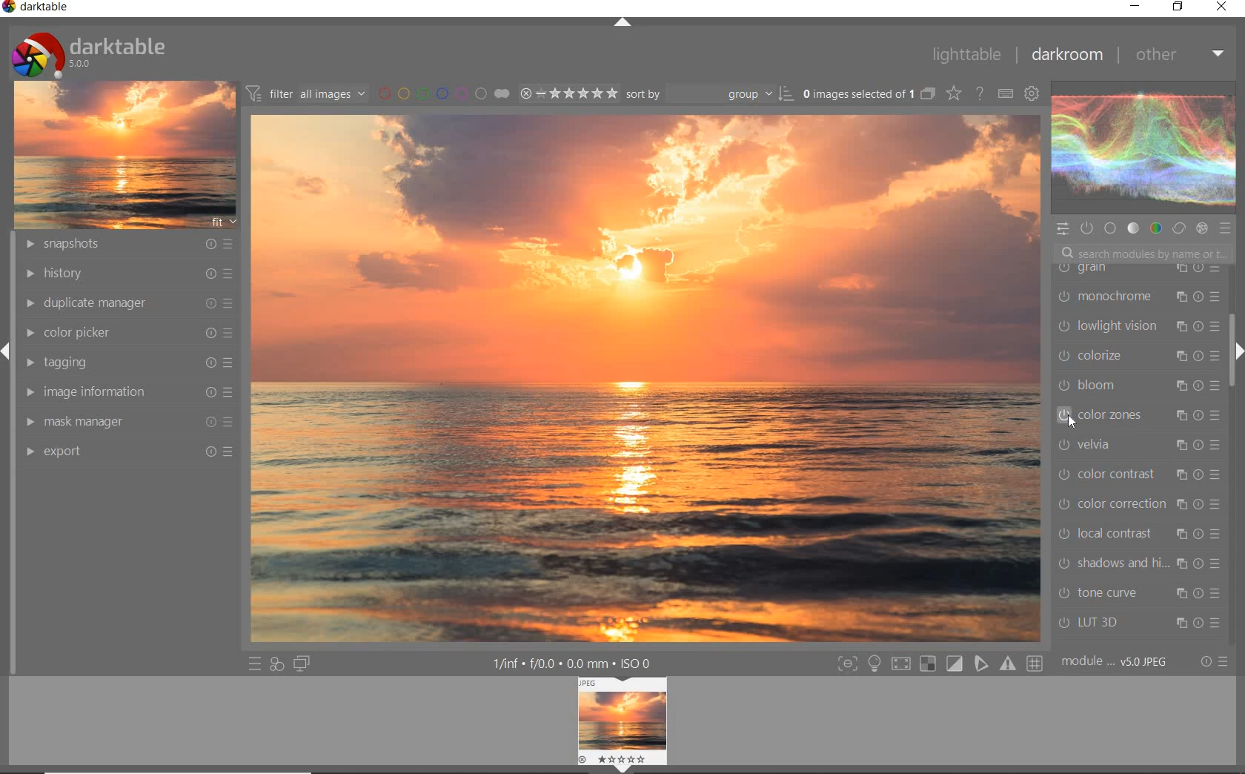  Describe the element at coordinates (1182, 58) in the screenshot. I see `other` at that location.